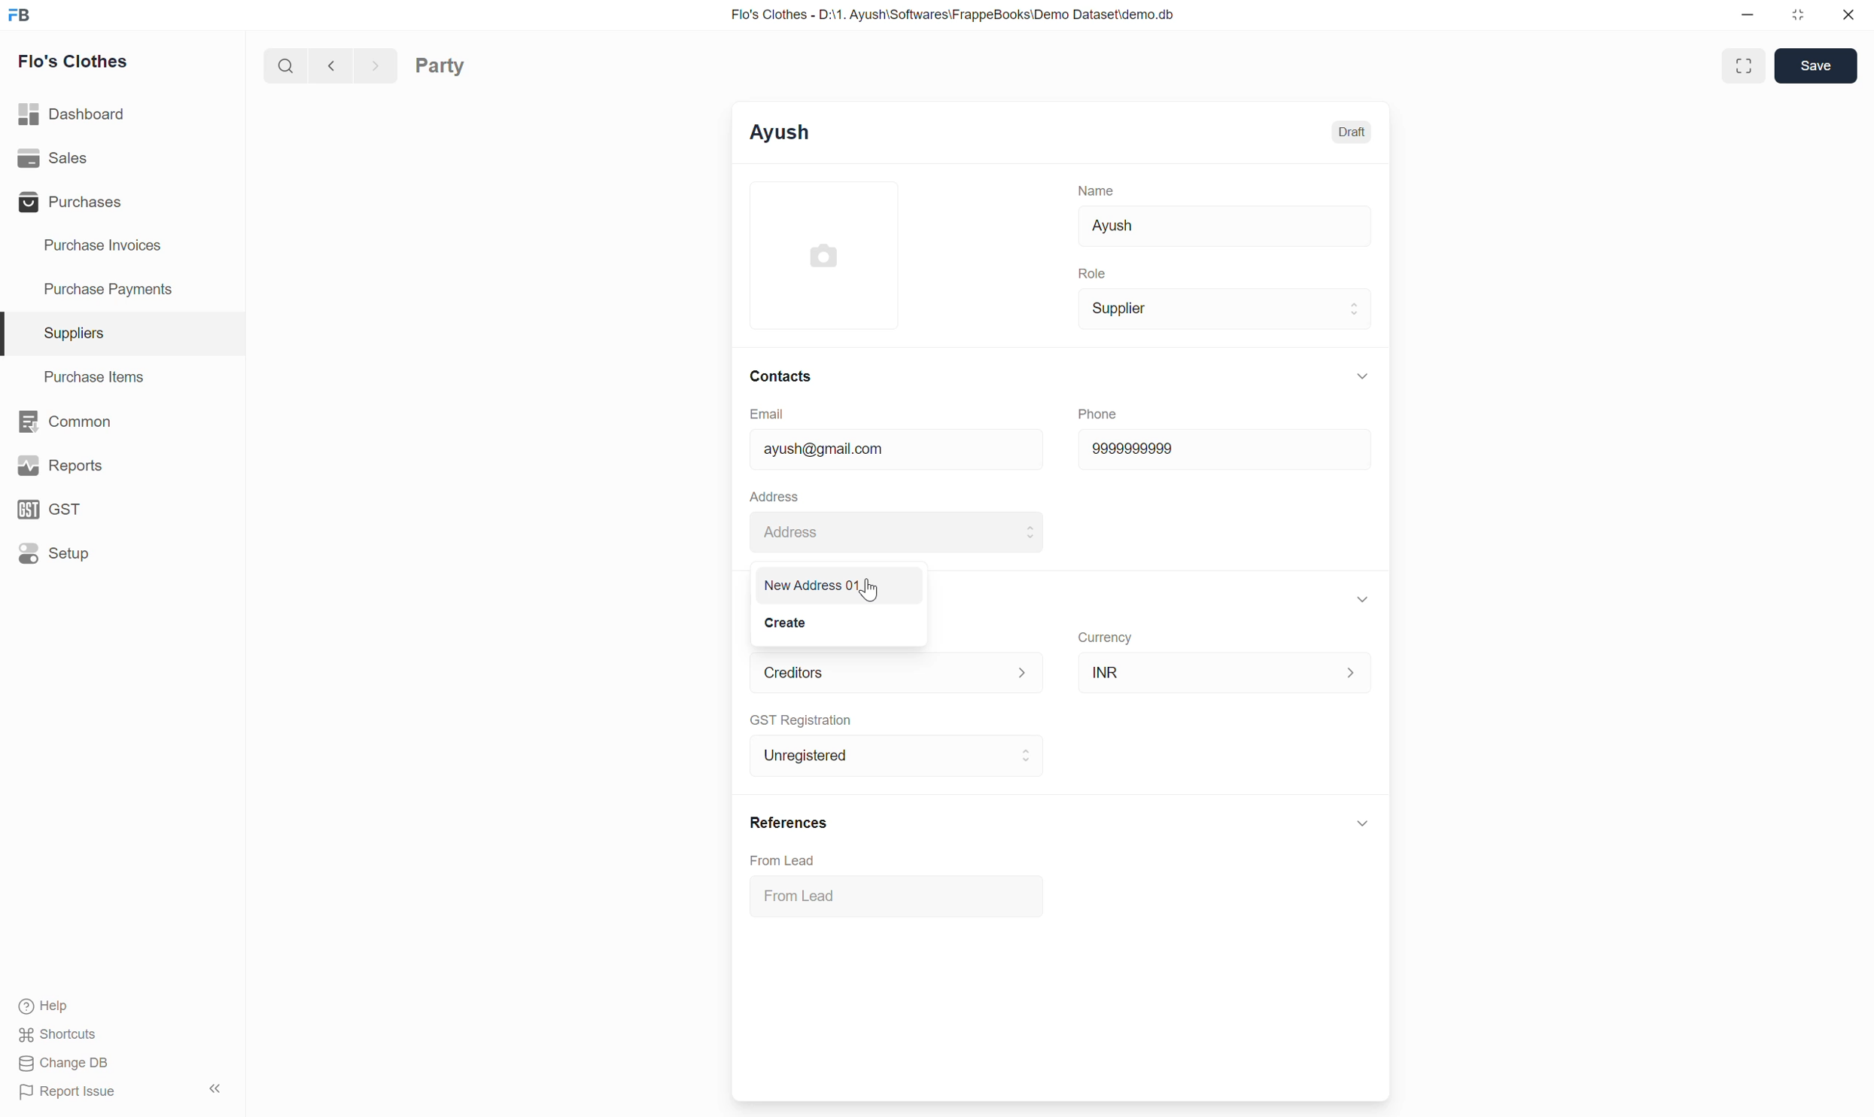 This screenshot has height=1117, width=1874. I want to click on From Lead, so click(782, 860).